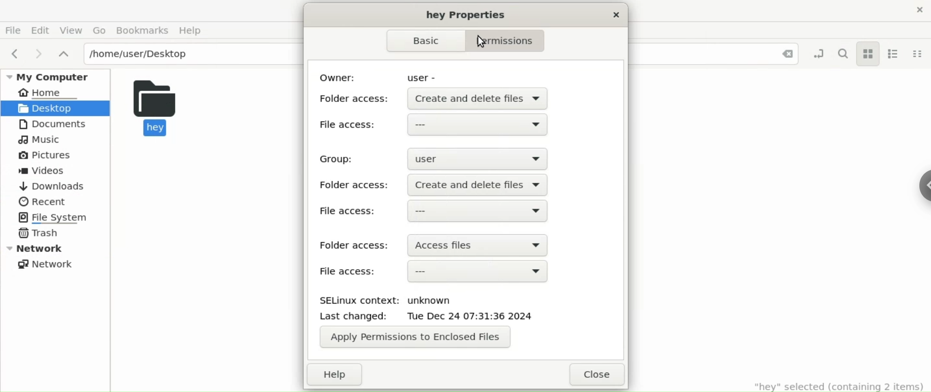  What do you see at coordinates (489, 45) in the screenshot?
I see `Cursor` at bounding box center [489, 45].